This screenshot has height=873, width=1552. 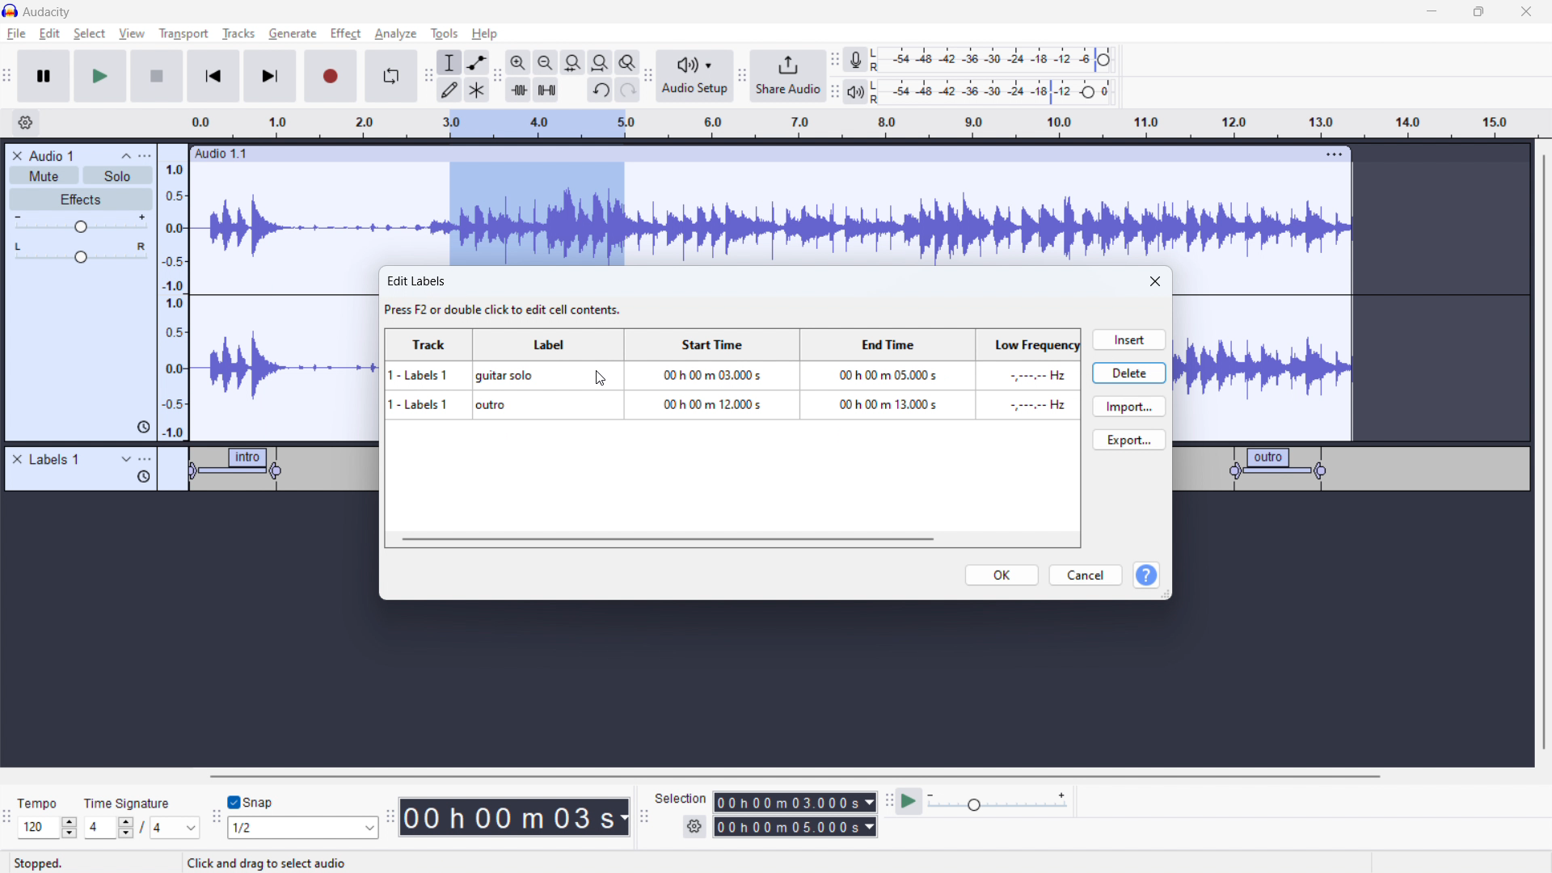 What do you see at coordinates (217, 819) in the screenshot?
I see `snapping toolbar` at bounding box center [217, 819].